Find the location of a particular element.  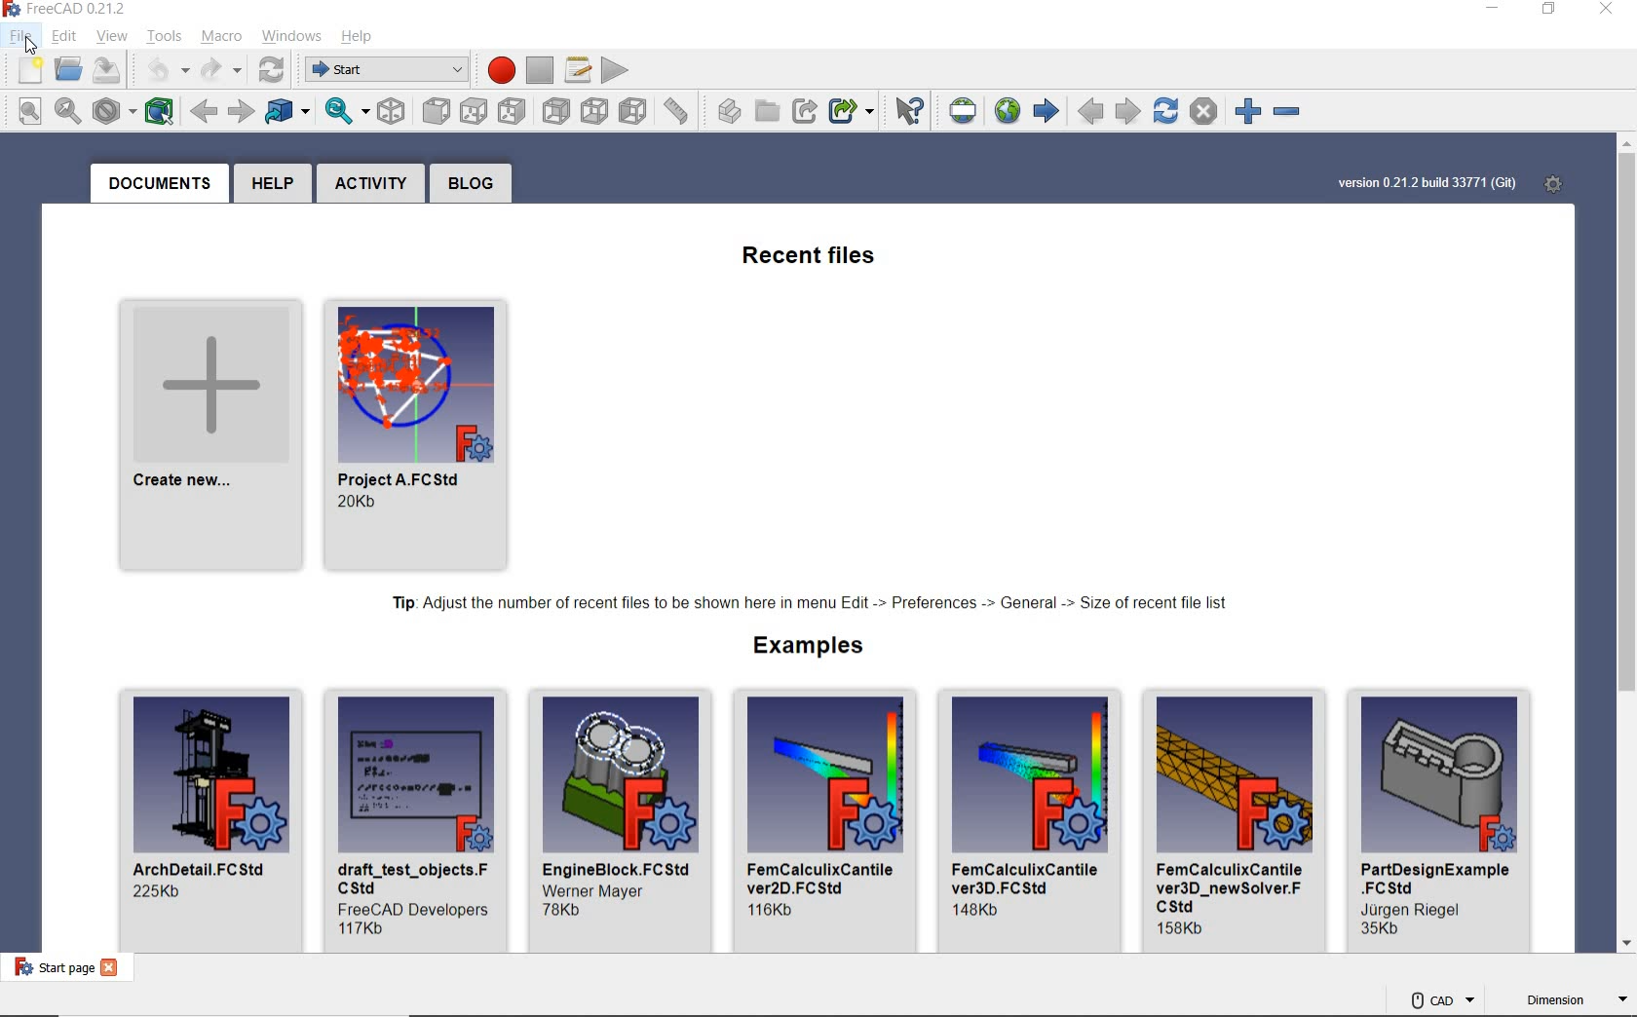

dev name is located at coordinates (1418, 910).